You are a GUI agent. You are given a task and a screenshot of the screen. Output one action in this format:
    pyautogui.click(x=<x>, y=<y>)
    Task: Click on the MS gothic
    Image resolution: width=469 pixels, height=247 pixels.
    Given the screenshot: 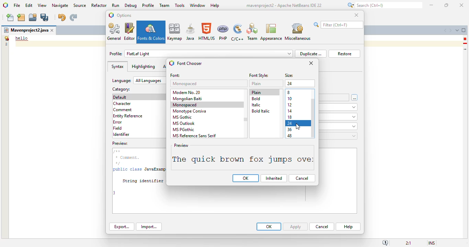 What is the action you would take?
    pyautogui.click(x=182, y=117)
    